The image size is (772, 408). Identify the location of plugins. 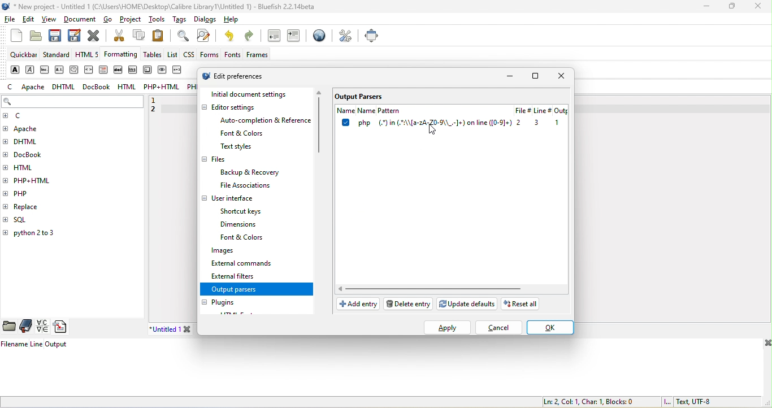
(223, 303).